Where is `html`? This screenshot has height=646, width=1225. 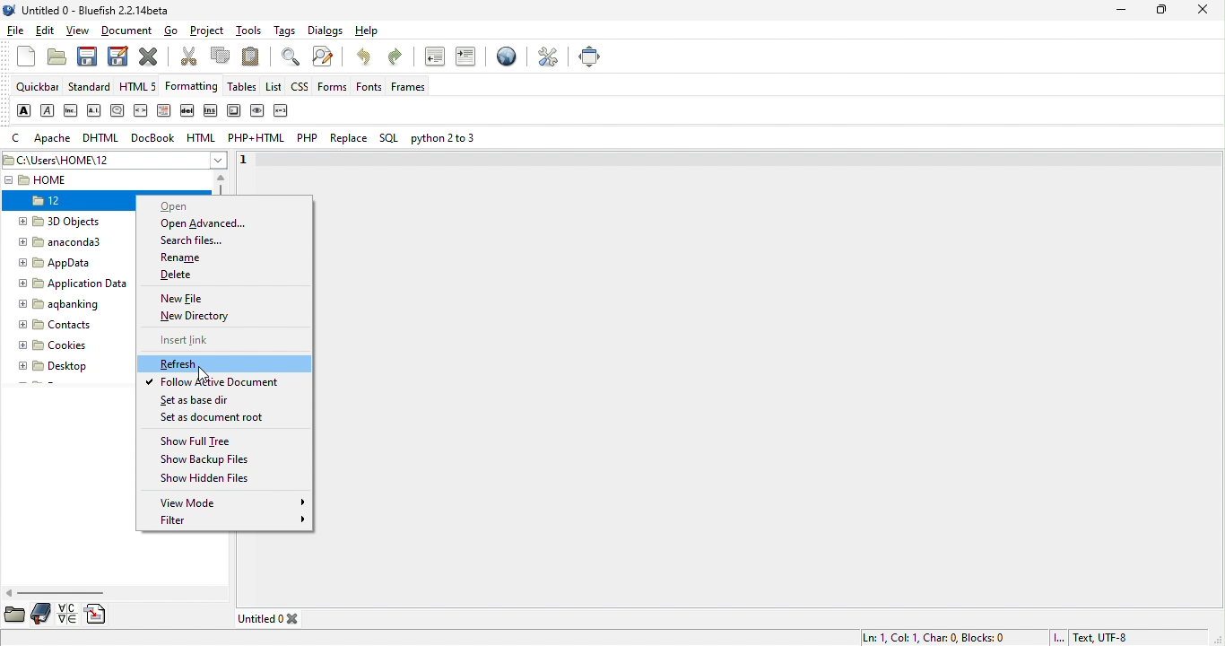
html is located at coordinates (201, 138).